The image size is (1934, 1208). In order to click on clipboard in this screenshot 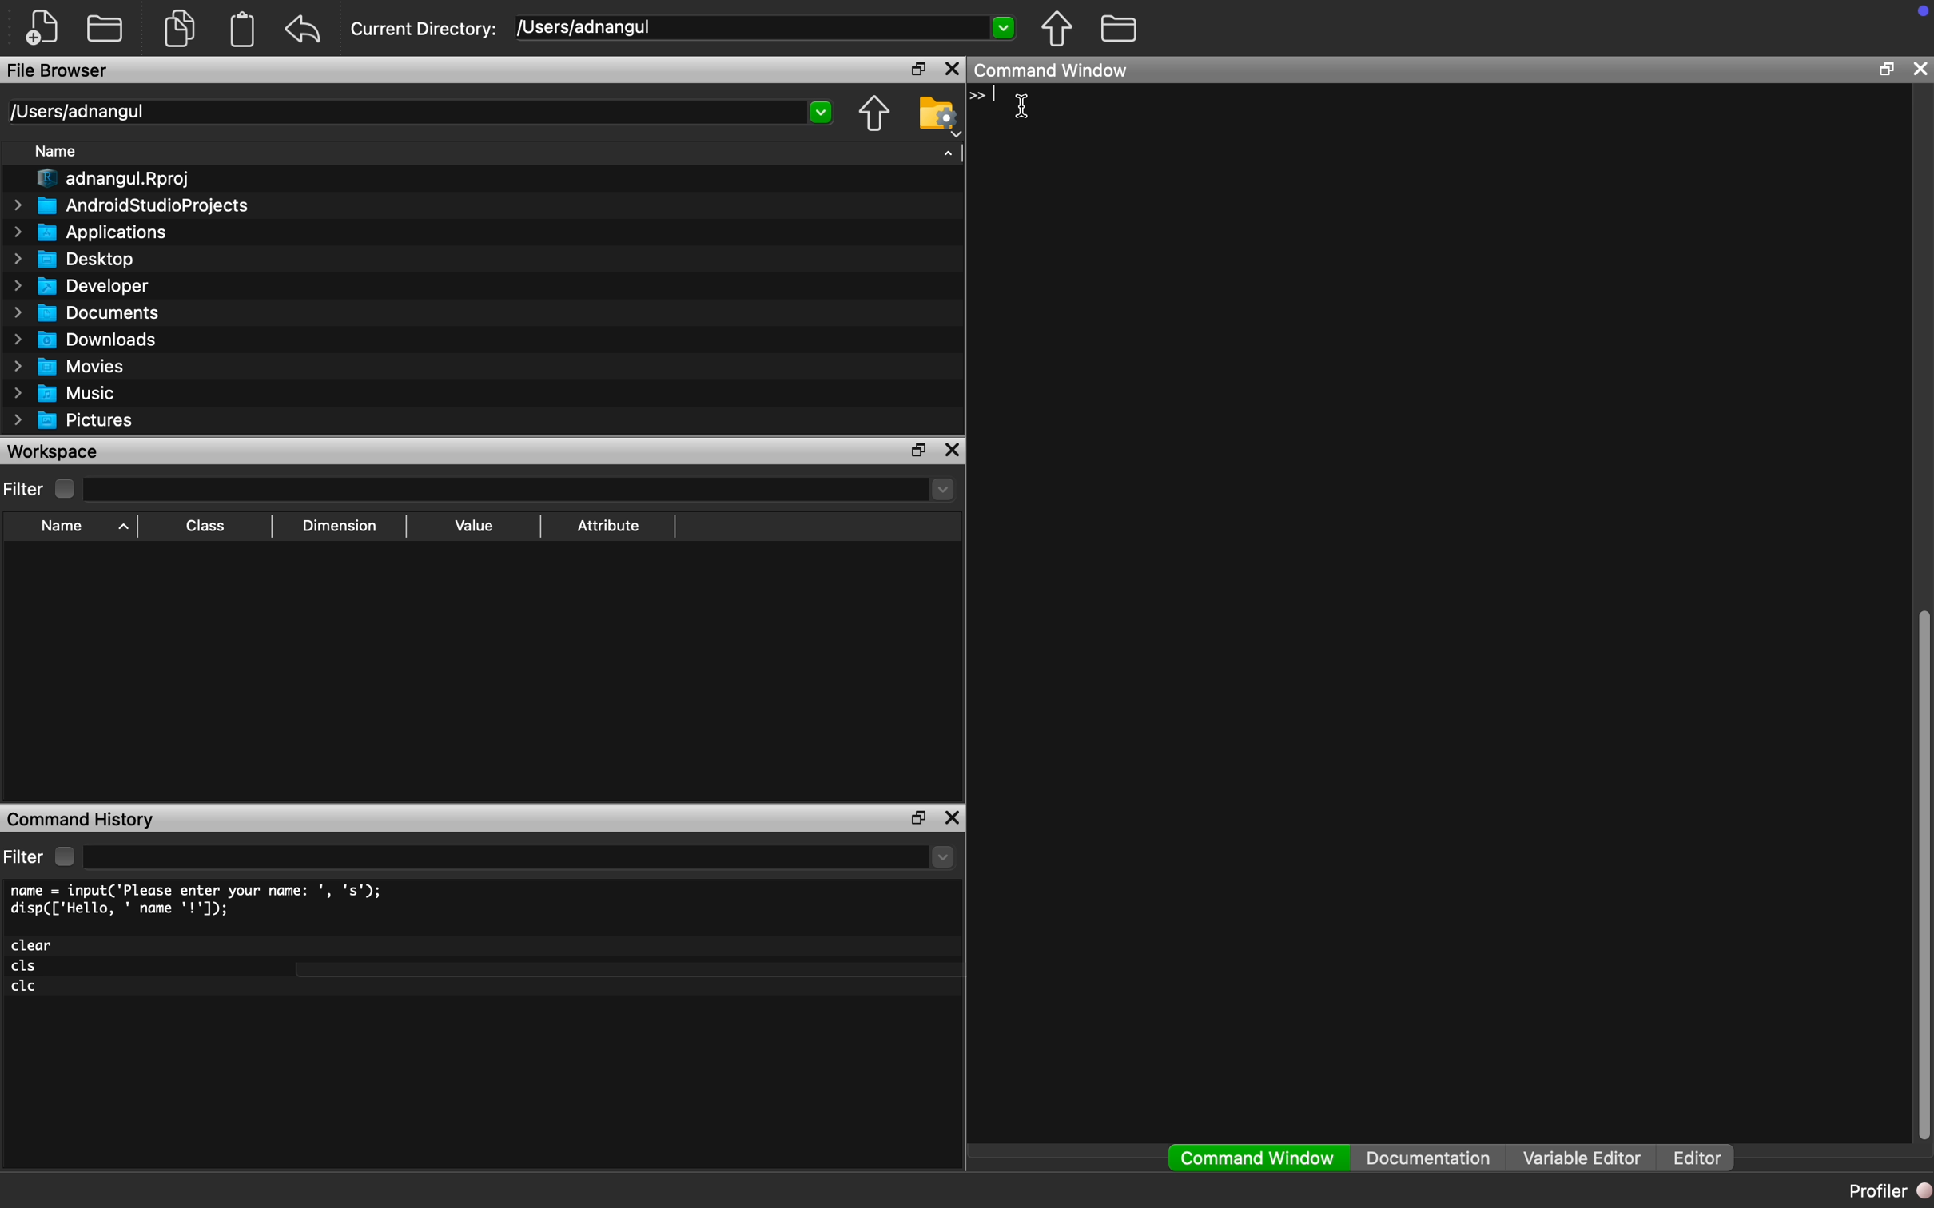, I will do `click(243, 30)`.